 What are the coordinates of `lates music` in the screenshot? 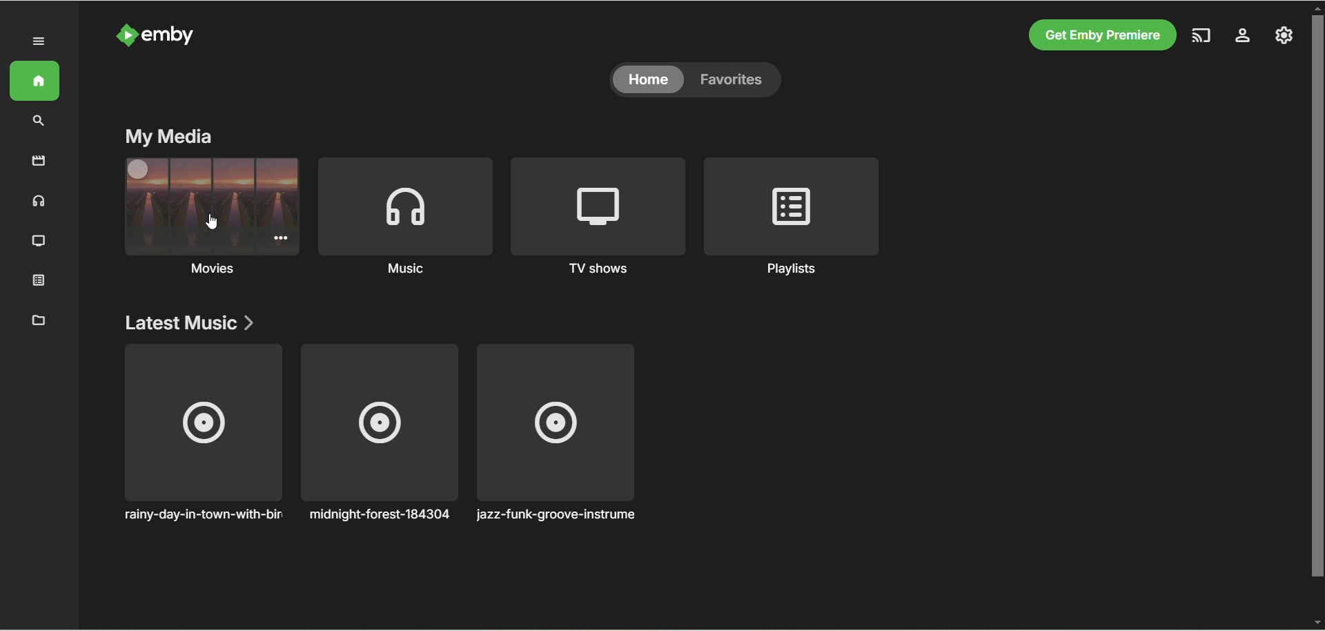 It's located at (193, 322).